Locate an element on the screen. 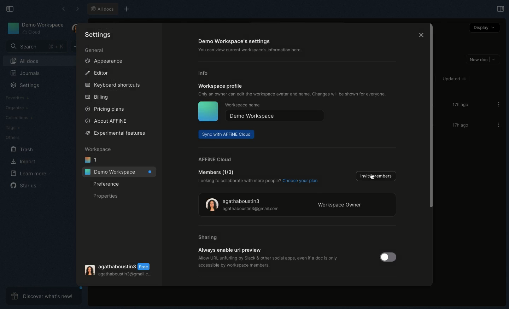 This screenshot has height=309, width=509. Demo workspace is located at coordinates (35, 28).